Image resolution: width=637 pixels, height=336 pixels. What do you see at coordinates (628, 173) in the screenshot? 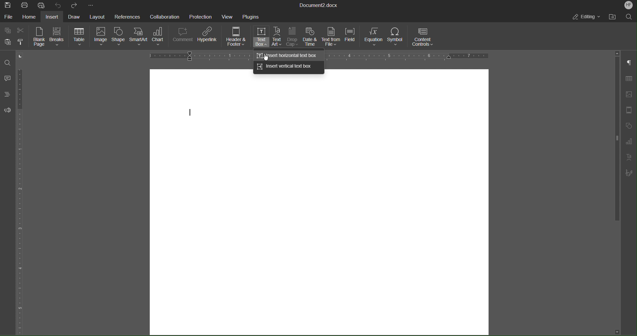
I see `Signature` at bounding box center [628, 173].